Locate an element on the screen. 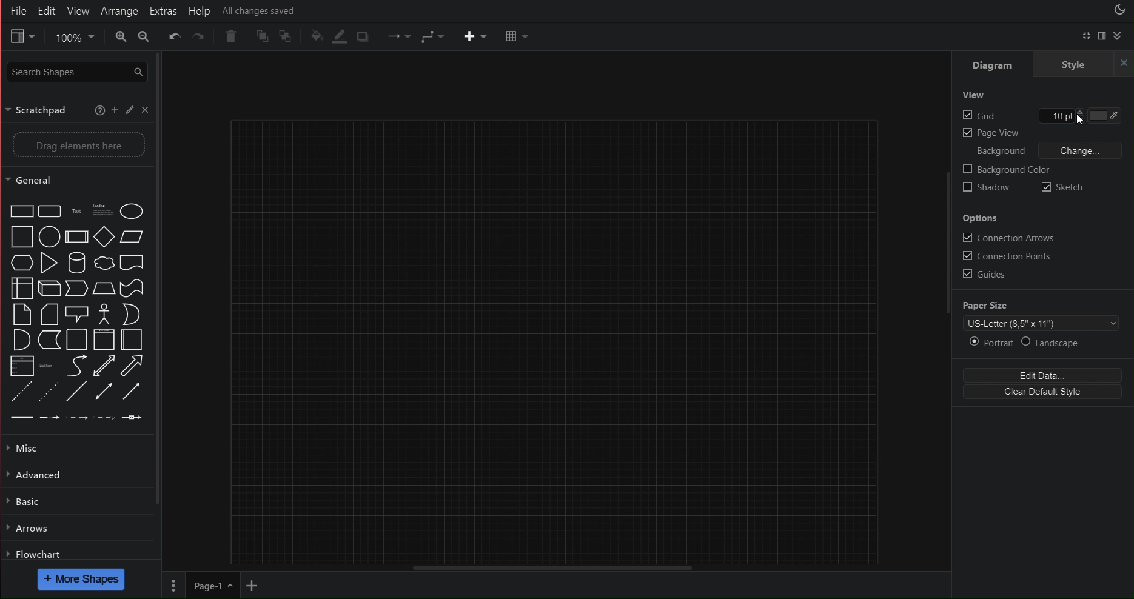  Format is located at coordinates (1102, 36).